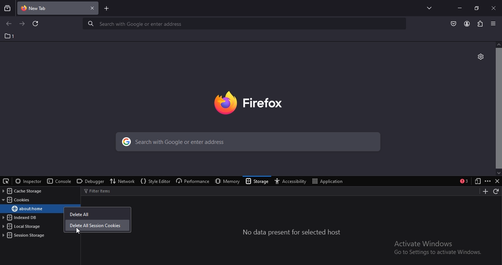 Image resolution: width=502 pixels, height=265 pixels. Describe the element at coordinates (21, 191) in the screenshot. I see `cache storage` at that location.